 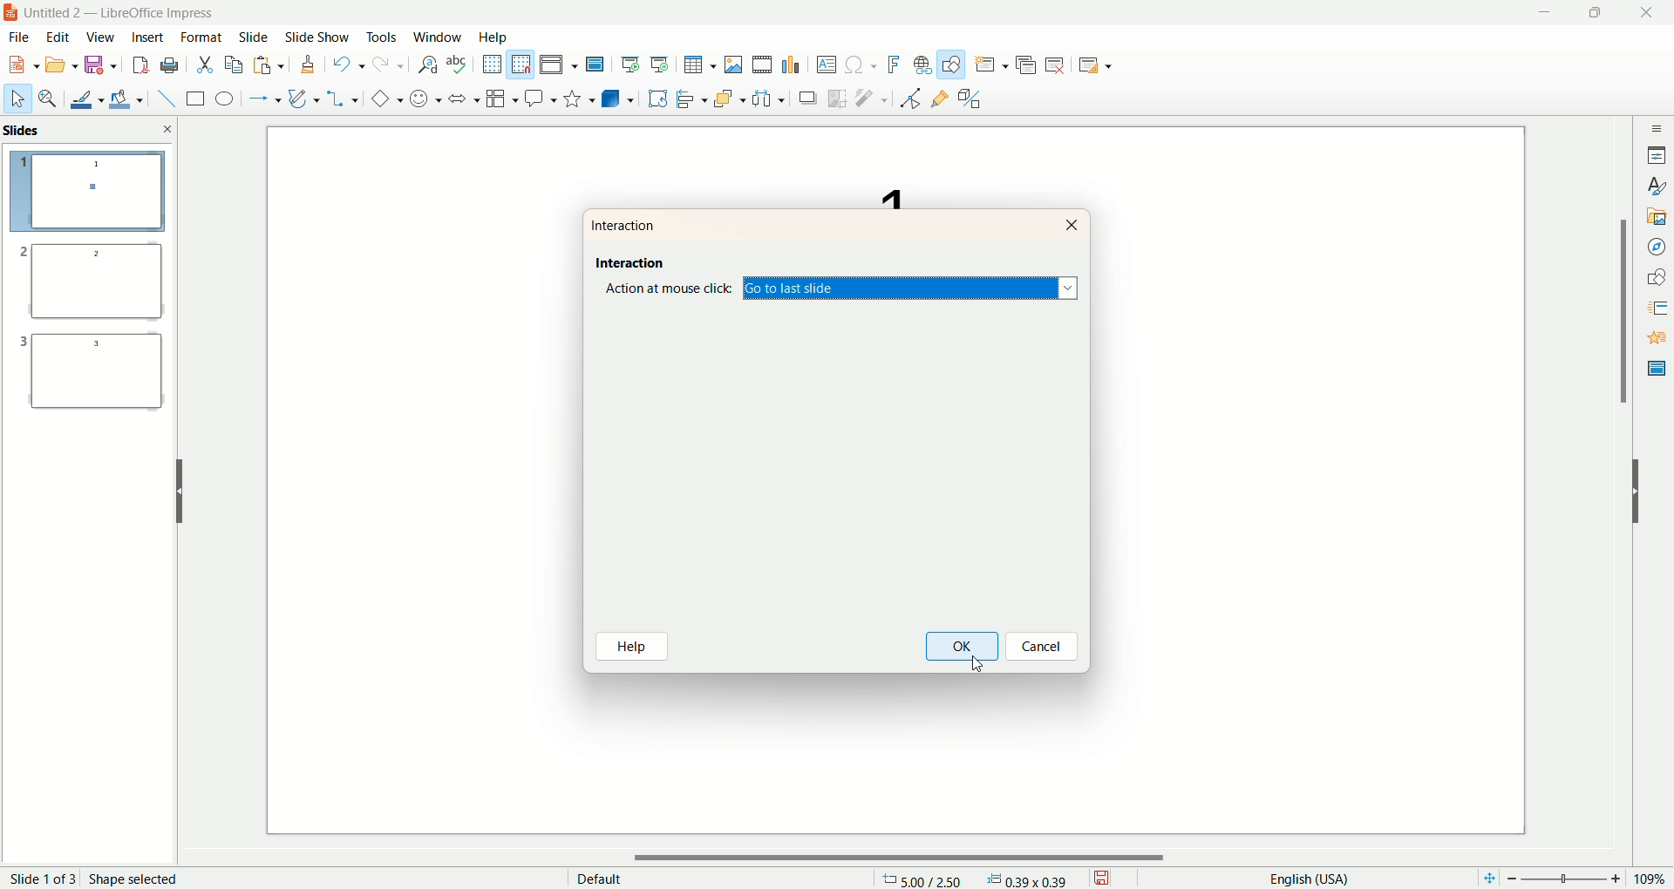 I want to click on master slide, so click(x=1654, y=369).